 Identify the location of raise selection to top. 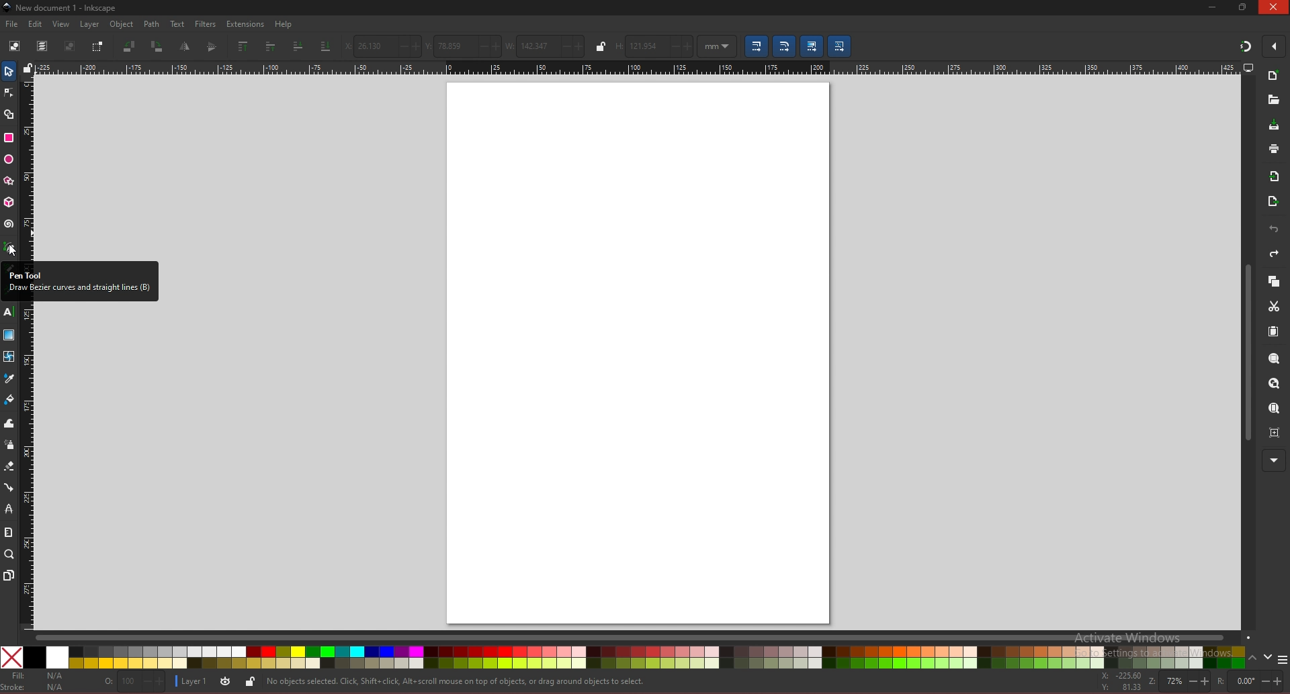
(245, 46).